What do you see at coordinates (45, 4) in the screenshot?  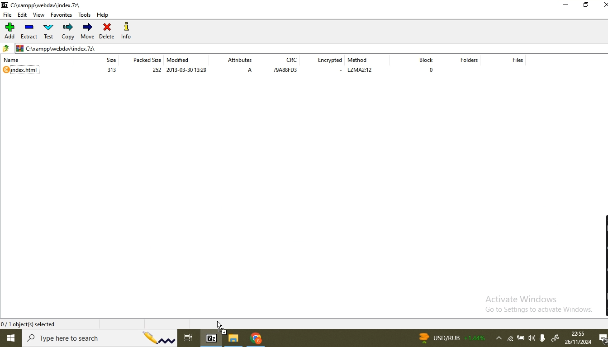 I see `C:\xampp\webdawindex.72\` at bounding box center [45, 4].